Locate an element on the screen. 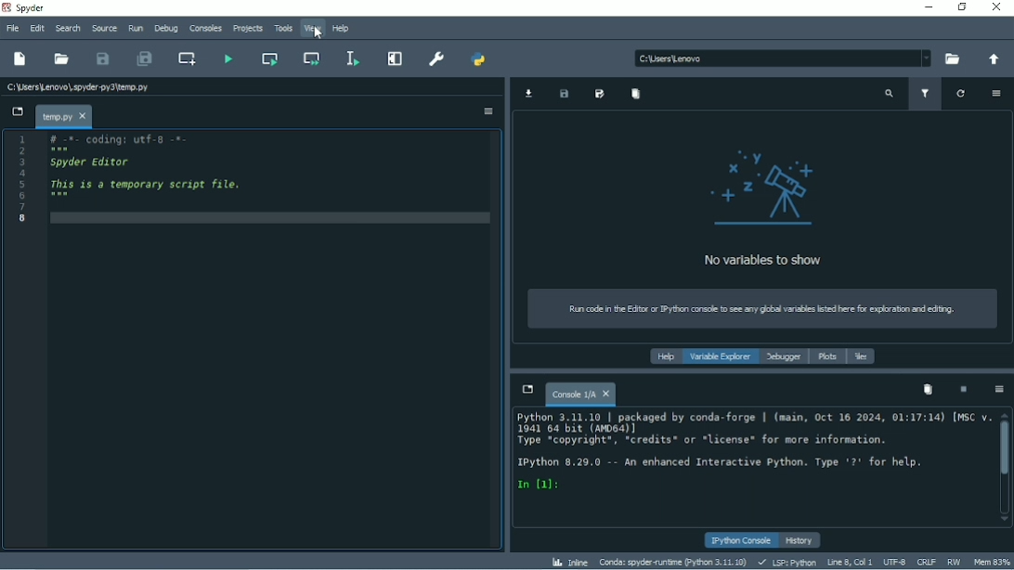  Filter variables is located at coordinates (927, 95).